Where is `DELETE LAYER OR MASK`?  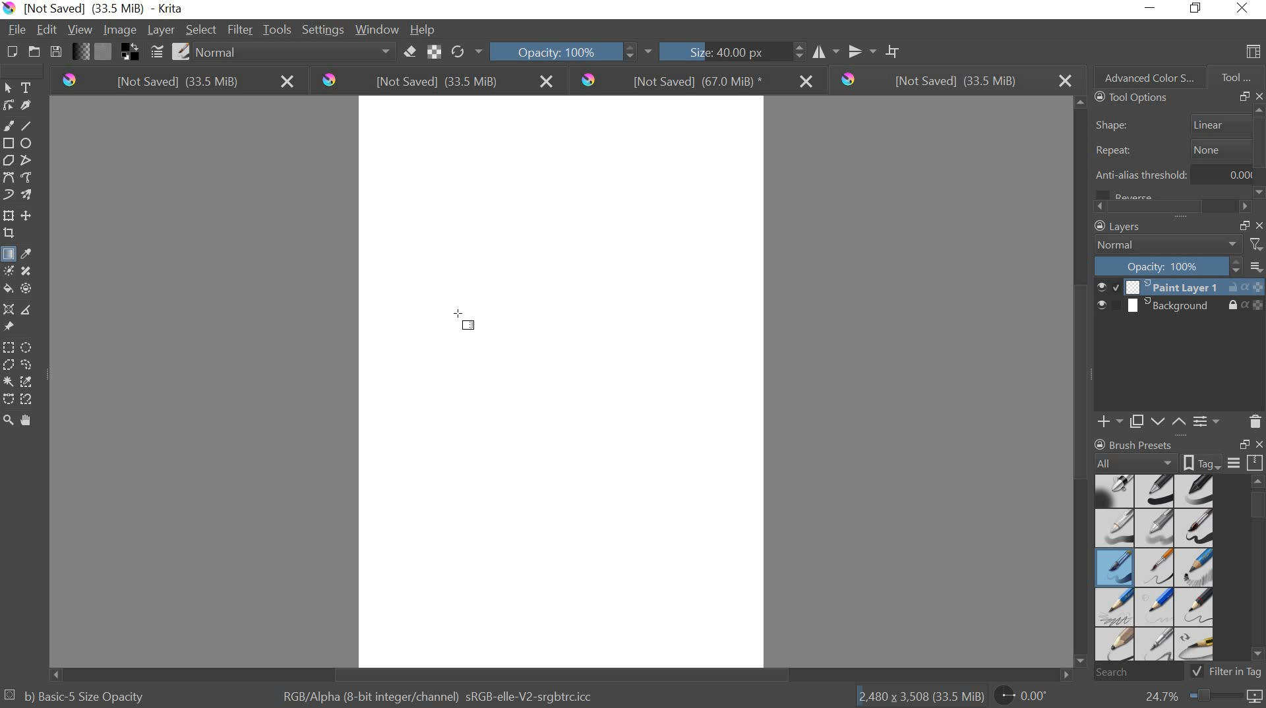
DELETE LAYER OR MASK is located at coordinates (1255, 421).